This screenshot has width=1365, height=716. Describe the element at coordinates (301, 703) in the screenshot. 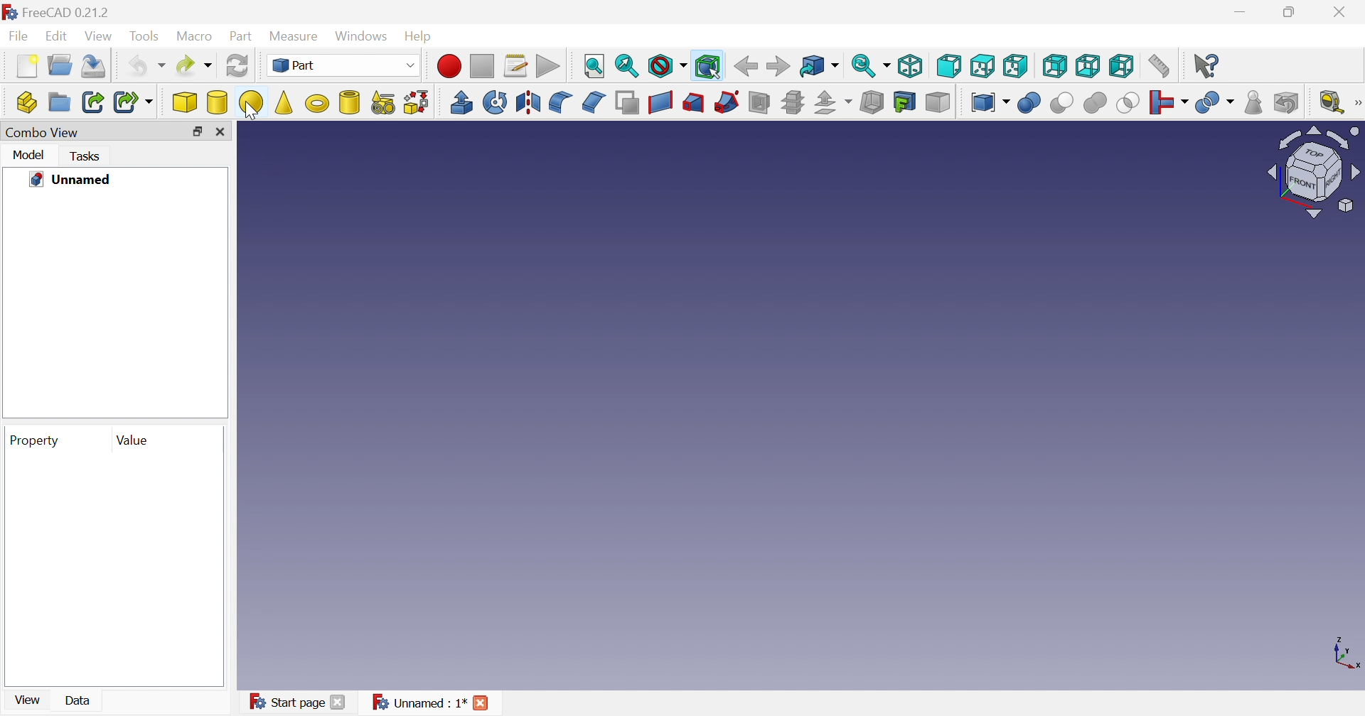

I see `Start page ` at that location.